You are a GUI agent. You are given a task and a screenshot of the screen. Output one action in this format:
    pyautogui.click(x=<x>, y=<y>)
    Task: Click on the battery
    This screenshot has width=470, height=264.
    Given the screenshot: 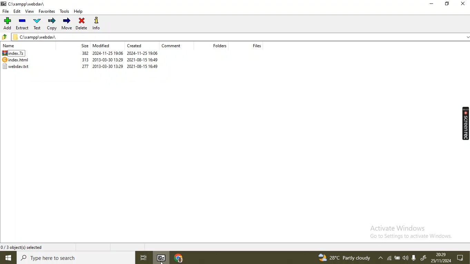 What is the action you would take?
    pyautogui.click(x=397, y=259)
    